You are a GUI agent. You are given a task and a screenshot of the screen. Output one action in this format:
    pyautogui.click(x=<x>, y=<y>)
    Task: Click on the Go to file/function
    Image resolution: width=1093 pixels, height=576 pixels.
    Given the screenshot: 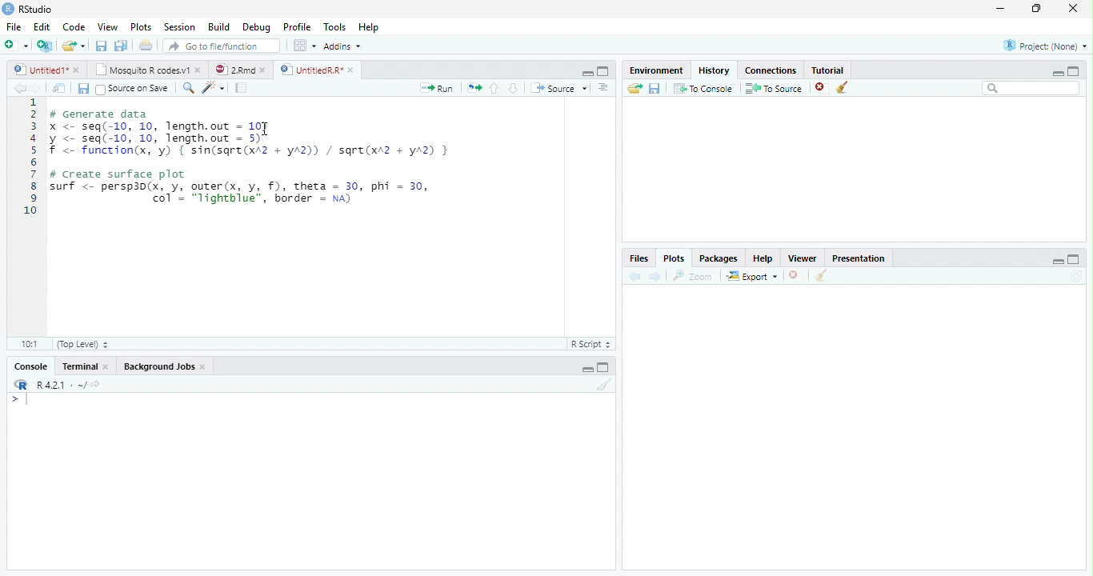 What is the action you would take?
    pyautogui.click(x=222, y=45)
    